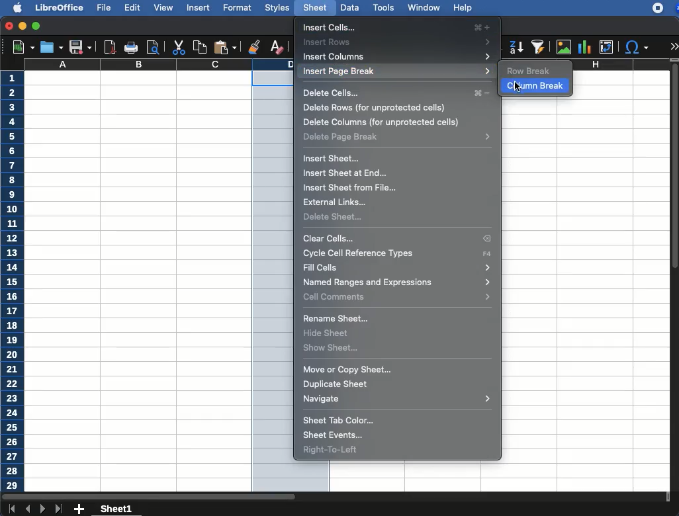  Describe the element at coordinates (23, 26) in the screenshot. I see `minimize` at that location.